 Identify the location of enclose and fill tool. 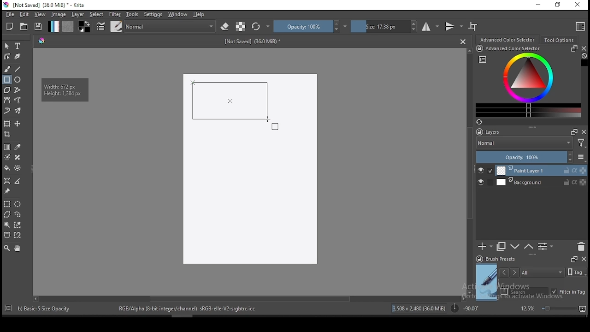
(18, 168).